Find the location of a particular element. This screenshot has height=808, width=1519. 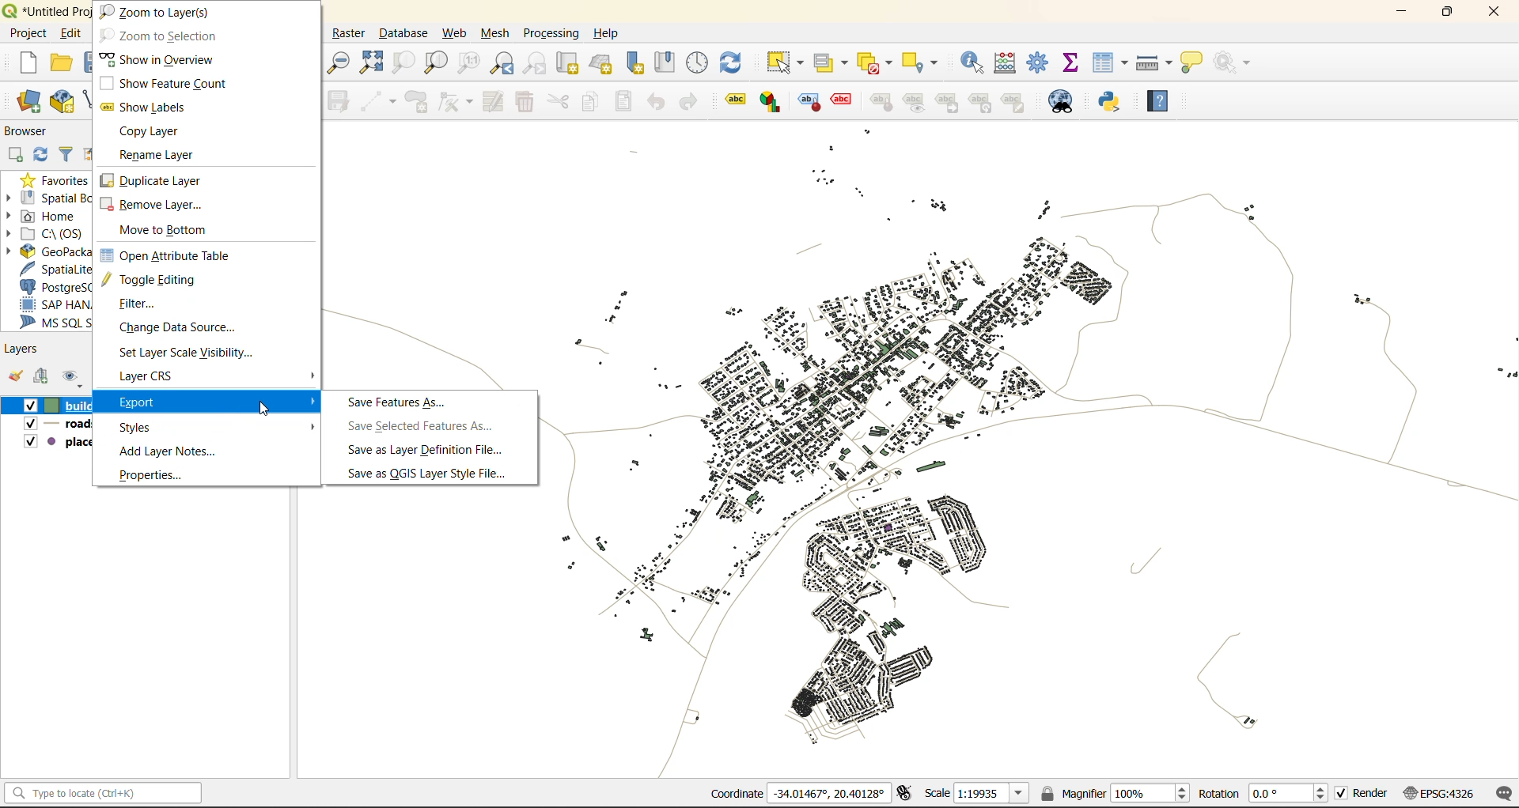

crs is located at coordinates (1441, 792).